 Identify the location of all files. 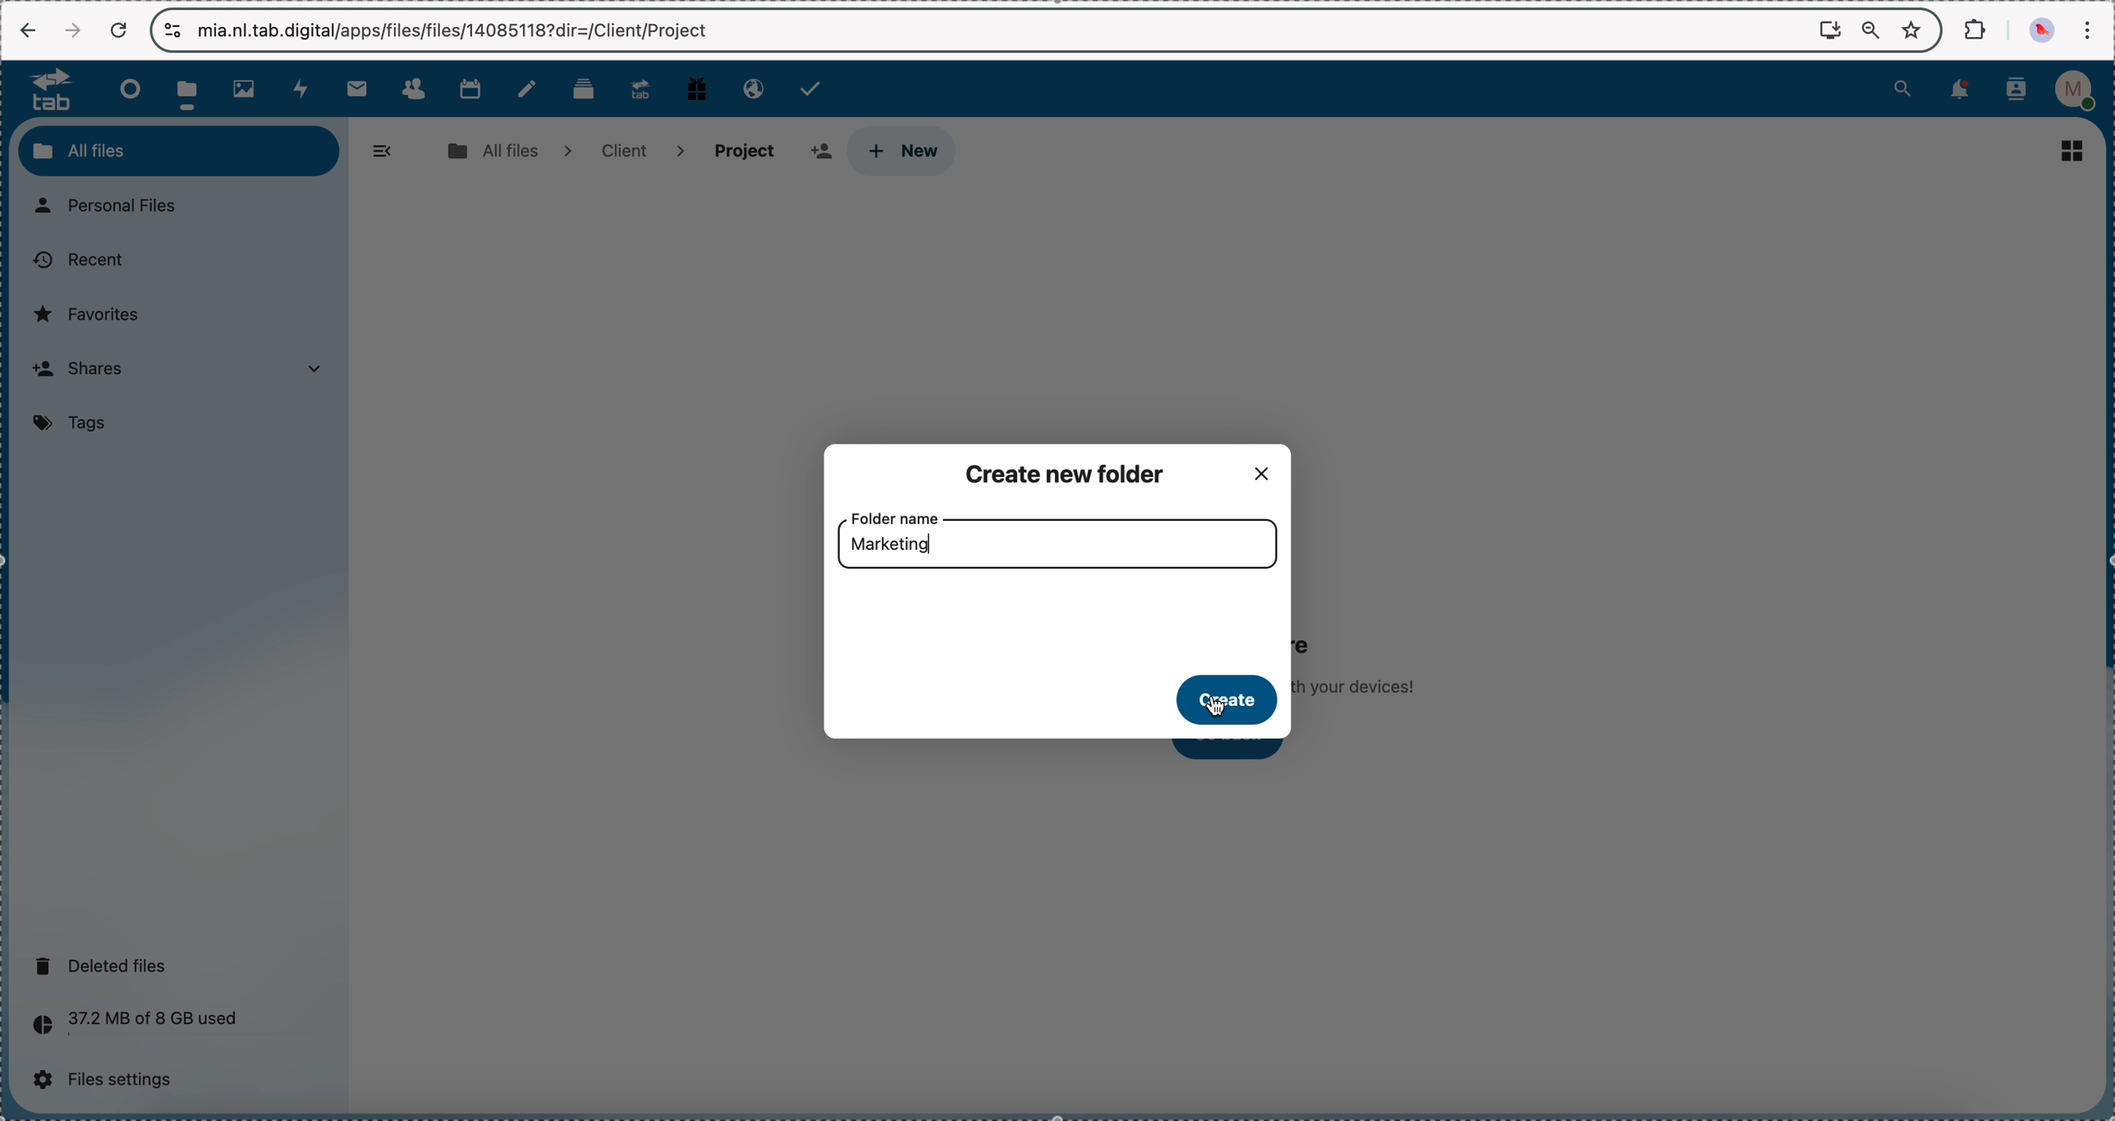
(179, 150).